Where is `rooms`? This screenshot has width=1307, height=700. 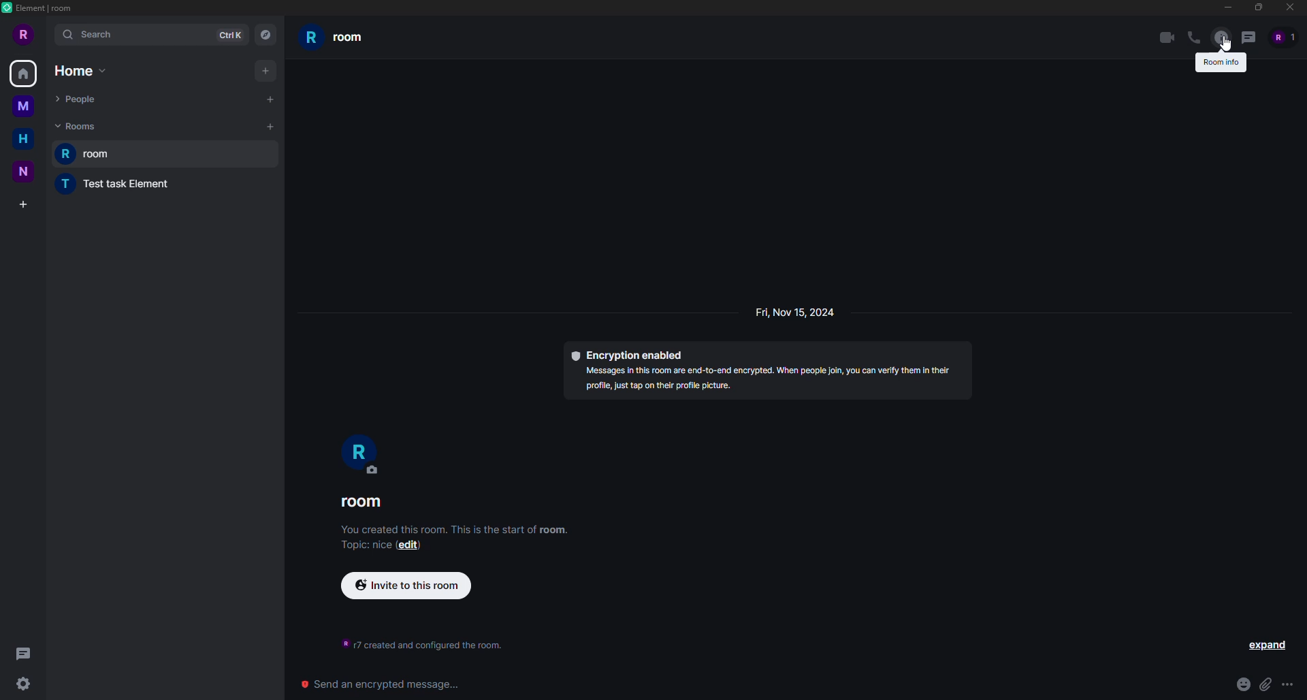 rooms is located at coordinates (77, 126).